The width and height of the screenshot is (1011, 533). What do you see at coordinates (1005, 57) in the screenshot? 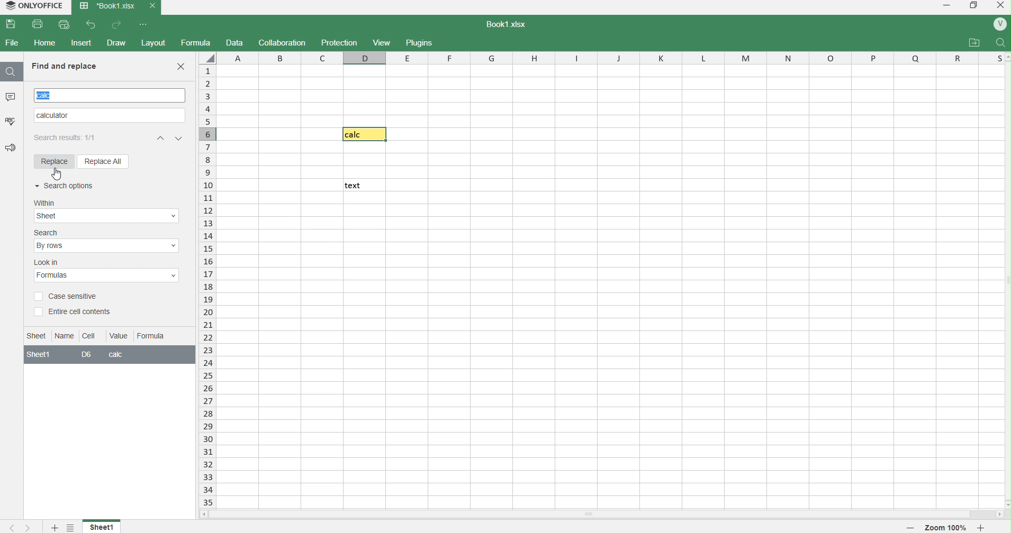
I see `move up` at bounding box center [1005, 57].